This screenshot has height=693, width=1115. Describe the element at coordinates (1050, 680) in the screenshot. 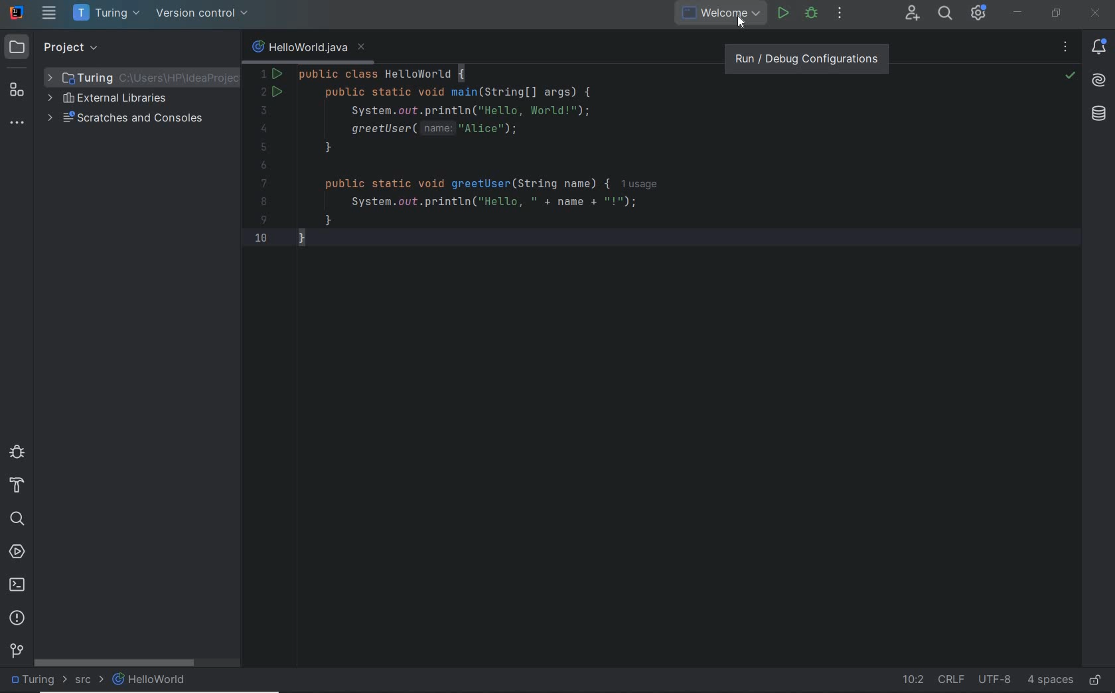

I see `indent` at that location.